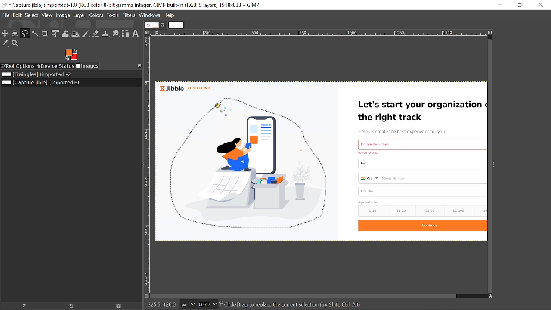  What do you see at coordinates (106, 34) in the screenshot?
I see `Clone tool` at bounding box center [106, 34].